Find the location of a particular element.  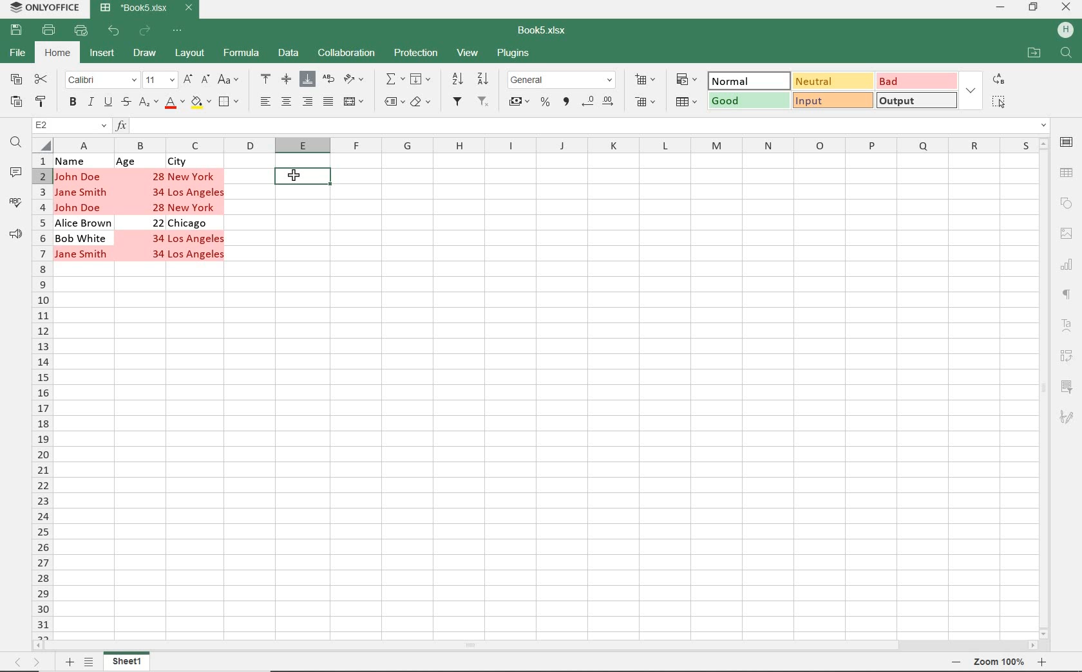

SUBSCRIPT/SUPERSCRIPT is located at coordinates (148, 104).